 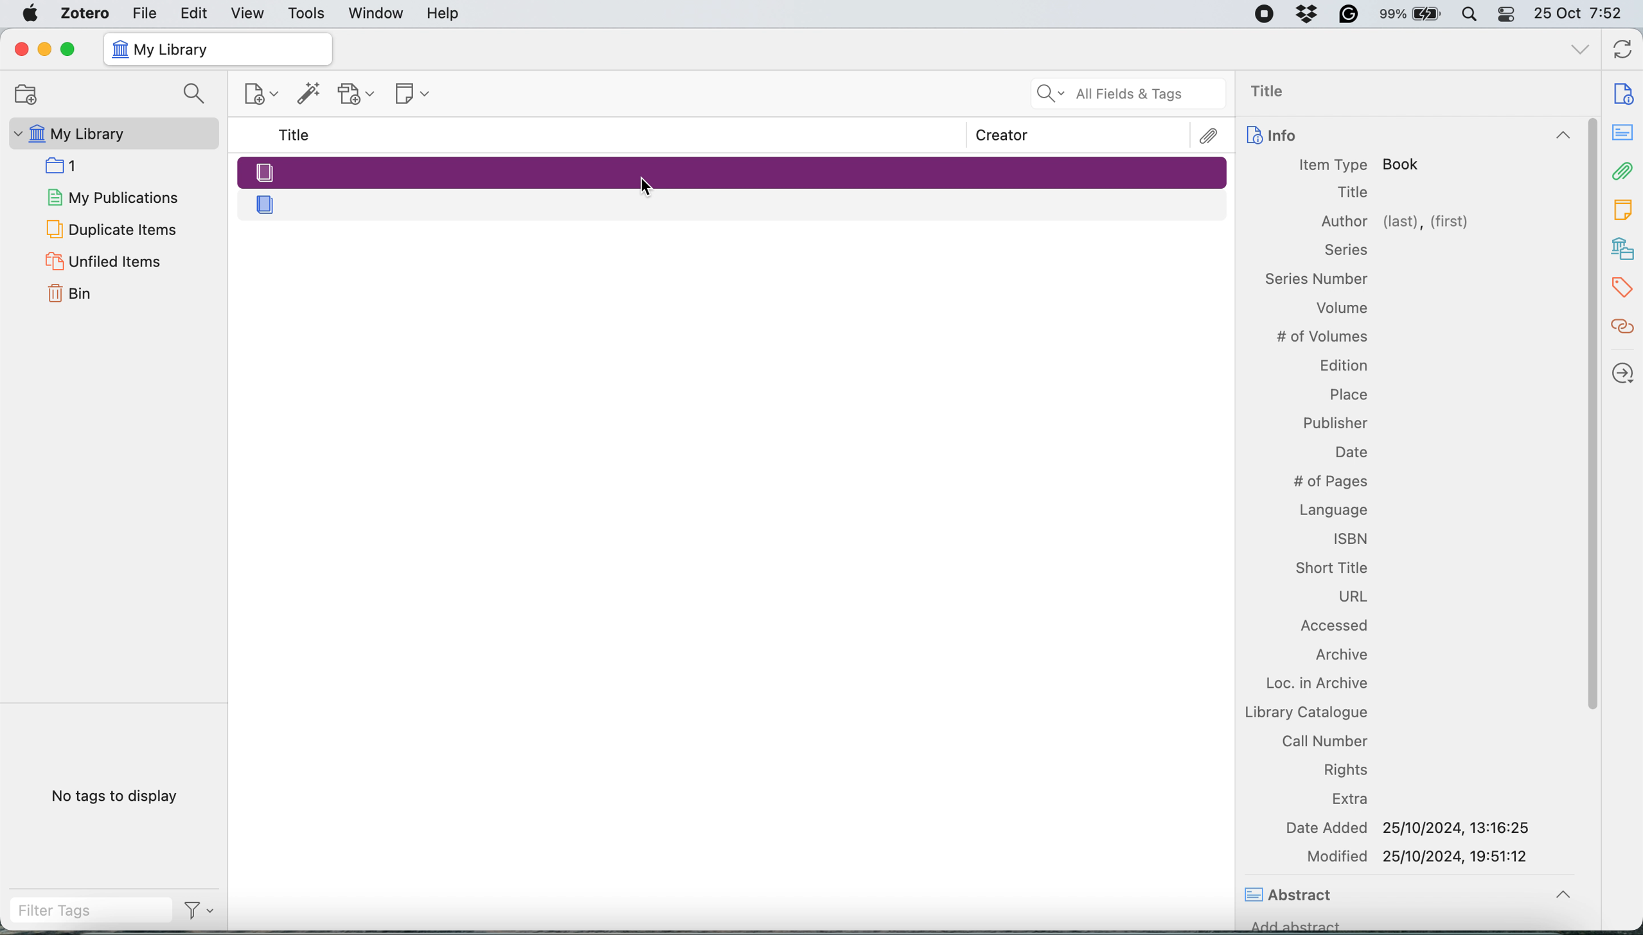 I want to click on Zotero, so click(x=86, y=13).